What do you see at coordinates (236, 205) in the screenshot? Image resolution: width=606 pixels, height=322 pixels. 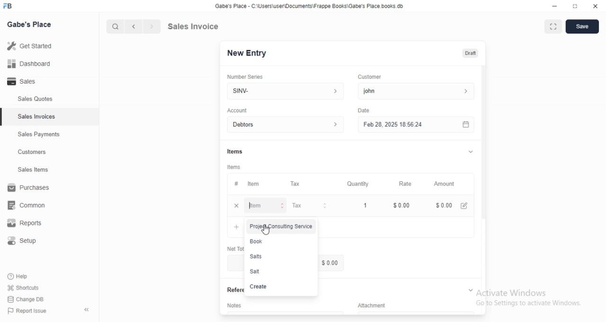 I see `delete` at bounding box center [236, 205].